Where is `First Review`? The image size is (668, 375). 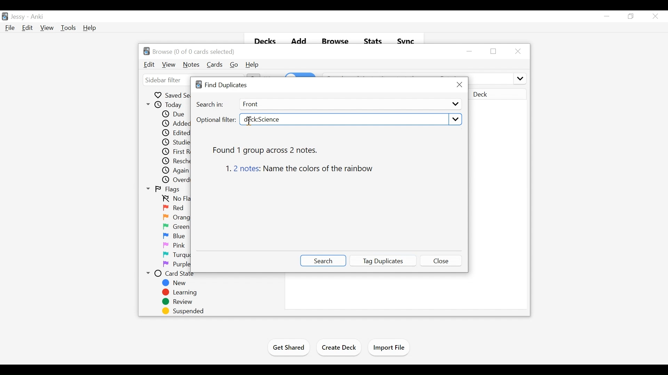
First Review is located at coordinates (176, 152).